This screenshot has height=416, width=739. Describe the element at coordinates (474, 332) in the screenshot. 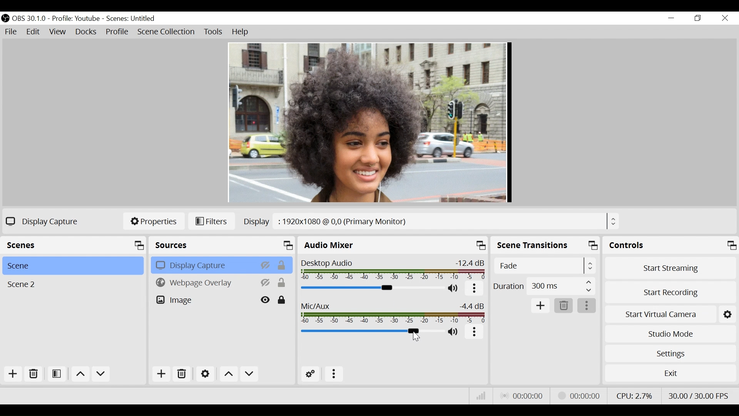

I see `more options` at that location.